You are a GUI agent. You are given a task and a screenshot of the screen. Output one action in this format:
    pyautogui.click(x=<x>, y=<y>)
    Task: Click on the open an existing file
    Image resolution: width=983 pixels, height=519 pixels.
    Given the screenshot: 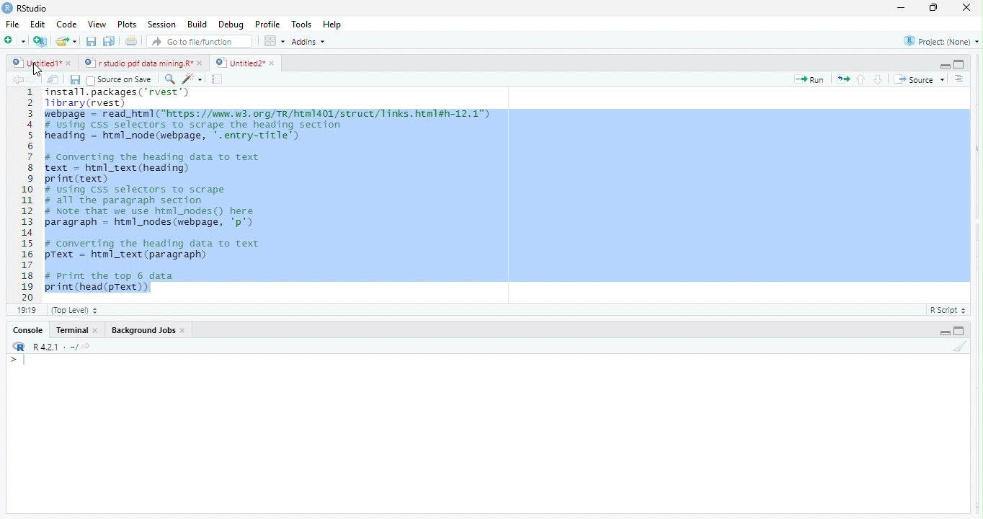 What is the action you would take?
    pyautogui.click(x=67, y=40)
    